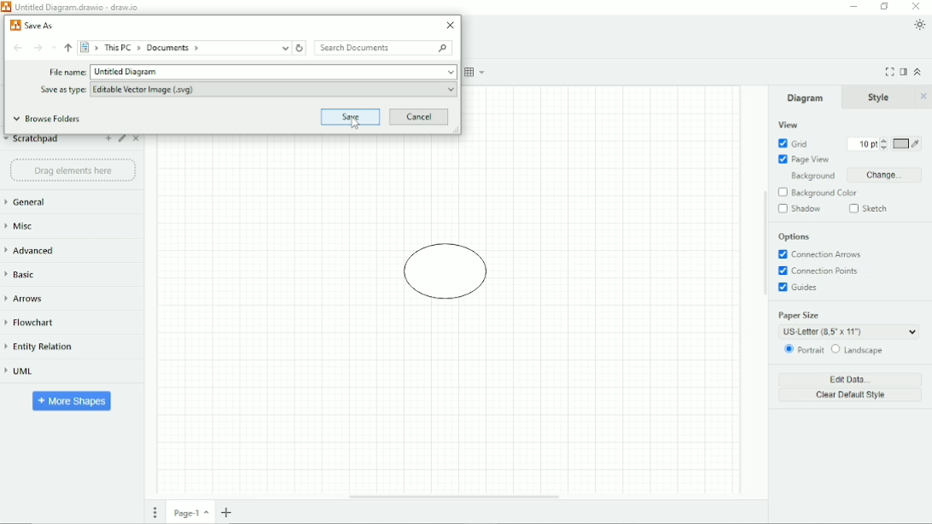 This screenshot has height=524, width=932. What do you see at coordinates (799, 288) in the screenshot?
I see `Guides` at bounding box center [799, 288].